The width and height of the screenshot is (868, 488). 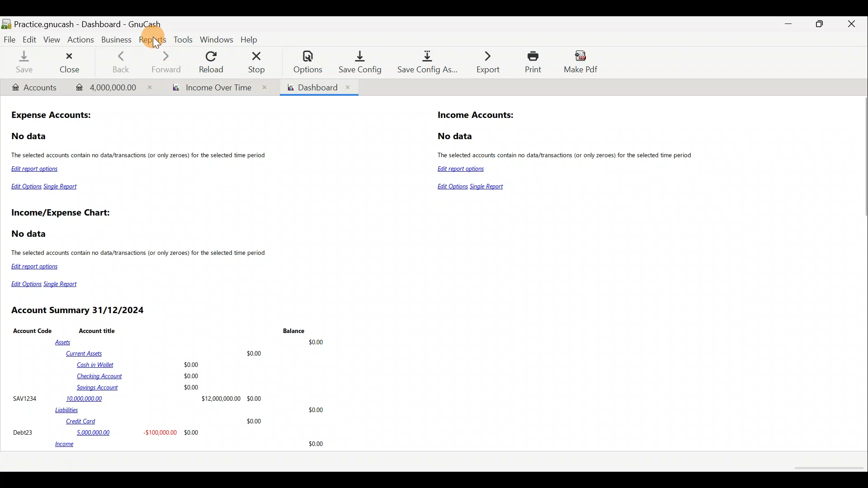 I want to click on The selected accounts contain no data/transactions (or only zeroes) for the selected time period, so click(x=569, y=155).